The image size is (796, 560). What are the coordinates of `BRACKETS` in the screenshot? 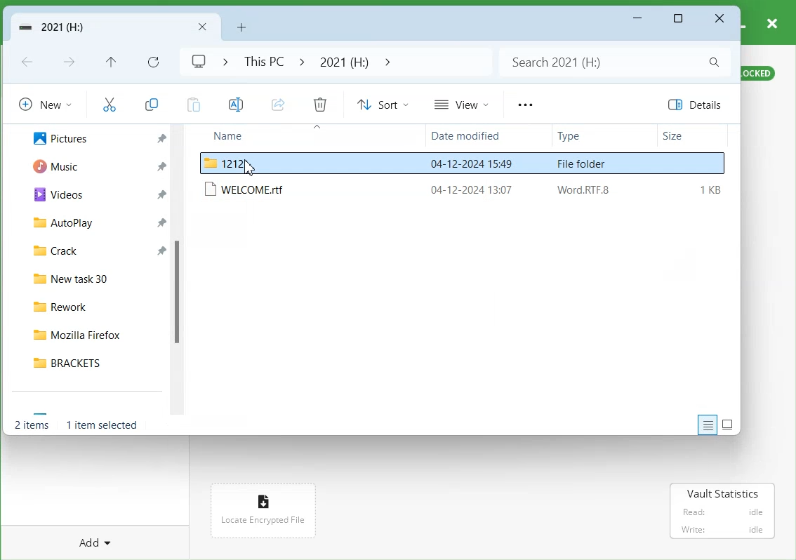 It's located at (95, 362).